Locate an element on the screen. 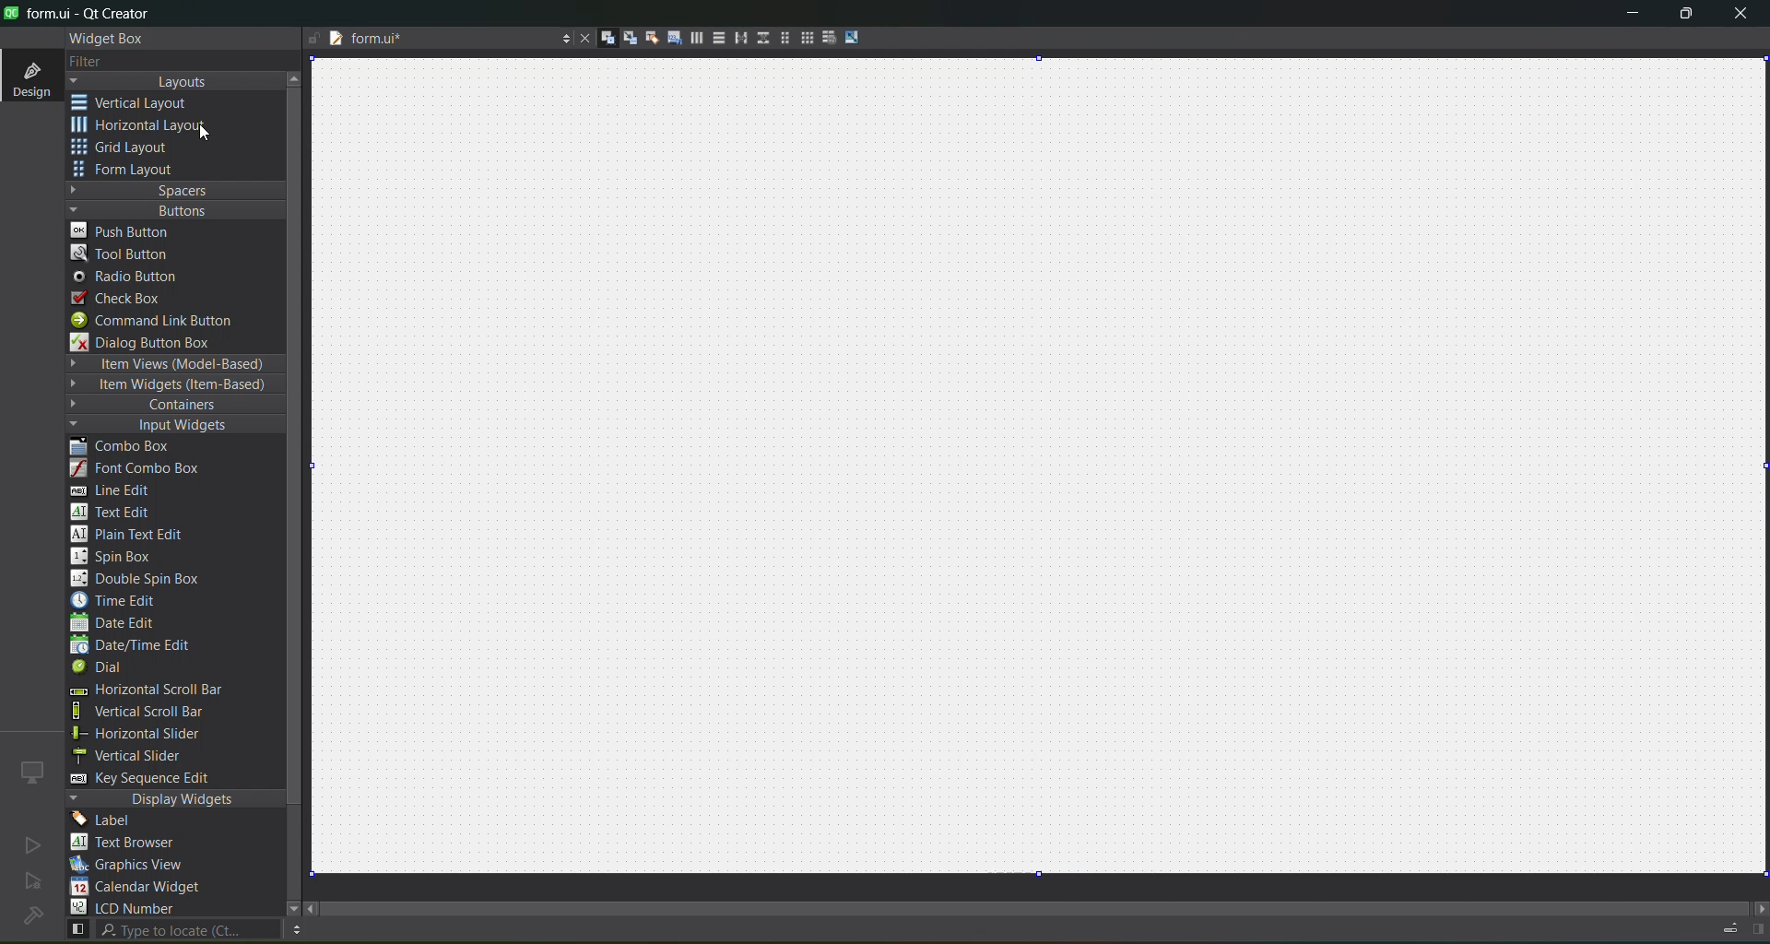 This screenshot has width=1770, height=944. maximize is located at coordinates (1687, 17).